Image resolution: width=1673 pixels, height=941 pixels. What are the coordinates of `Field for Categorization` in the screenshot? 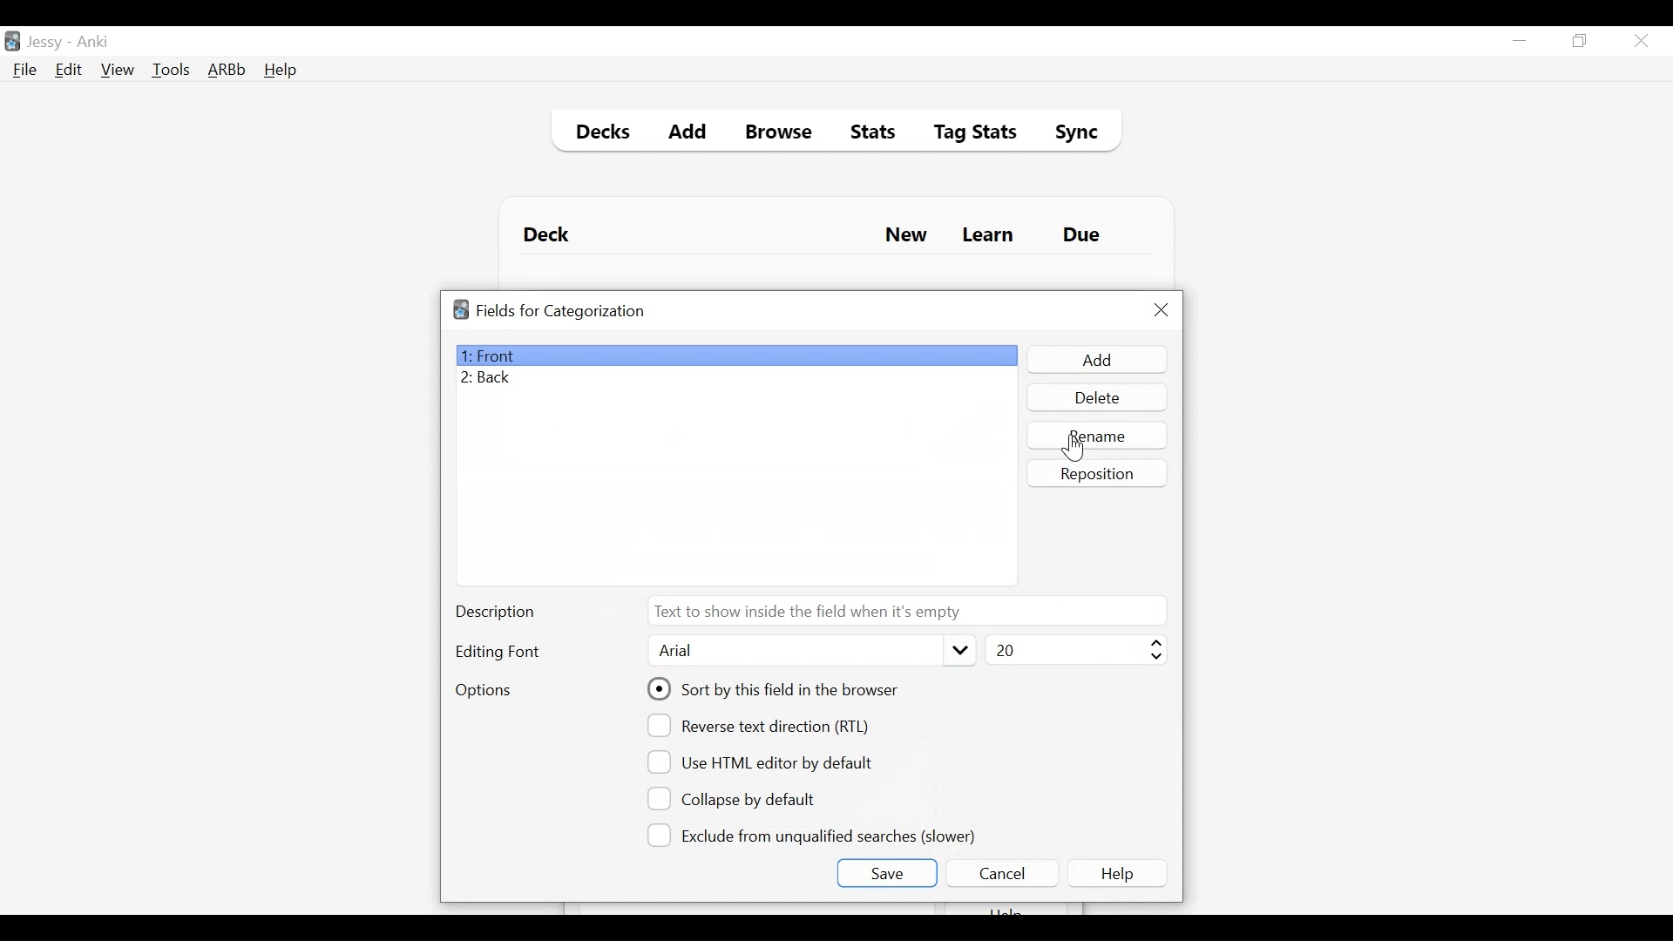 It's located at (561, 311).